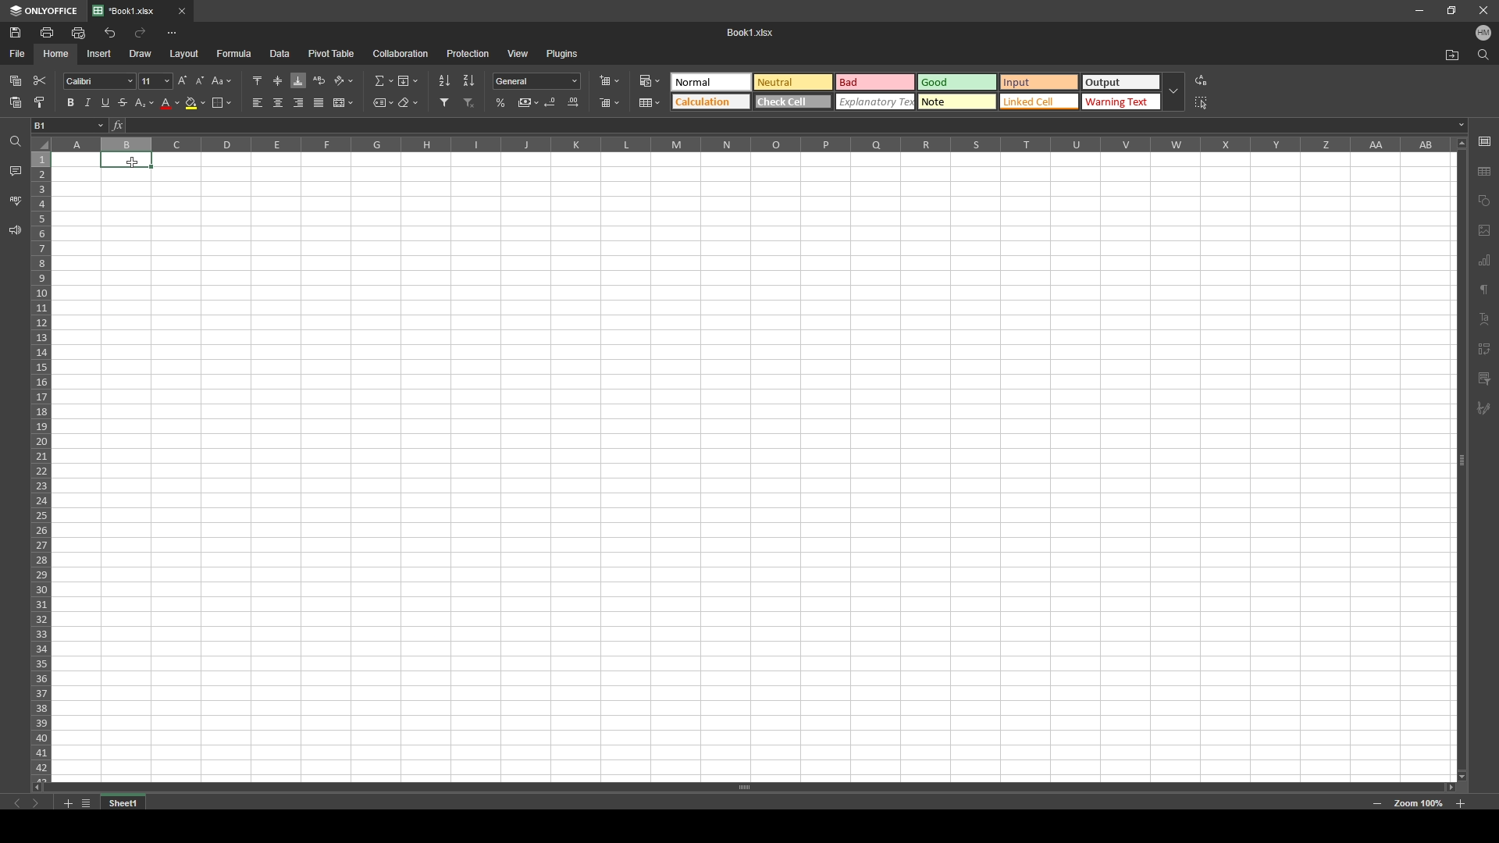 The height and width of the screenshot is (843, 1499). I want to click on sort descending, so click(468, 80).